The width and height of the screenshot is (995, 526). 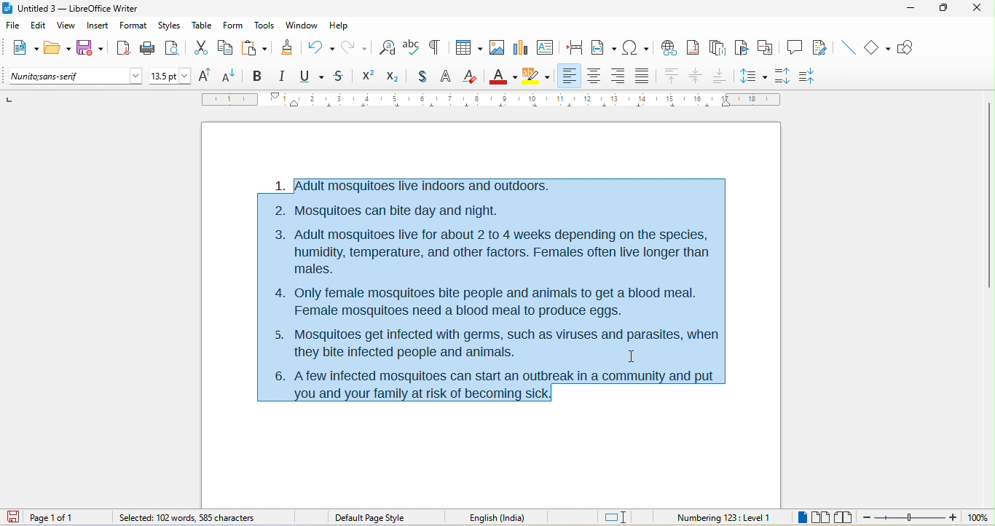 What do you see at coordinates (202, 26) in the screenshot?
I see `table` at bounding box center [202, 26].